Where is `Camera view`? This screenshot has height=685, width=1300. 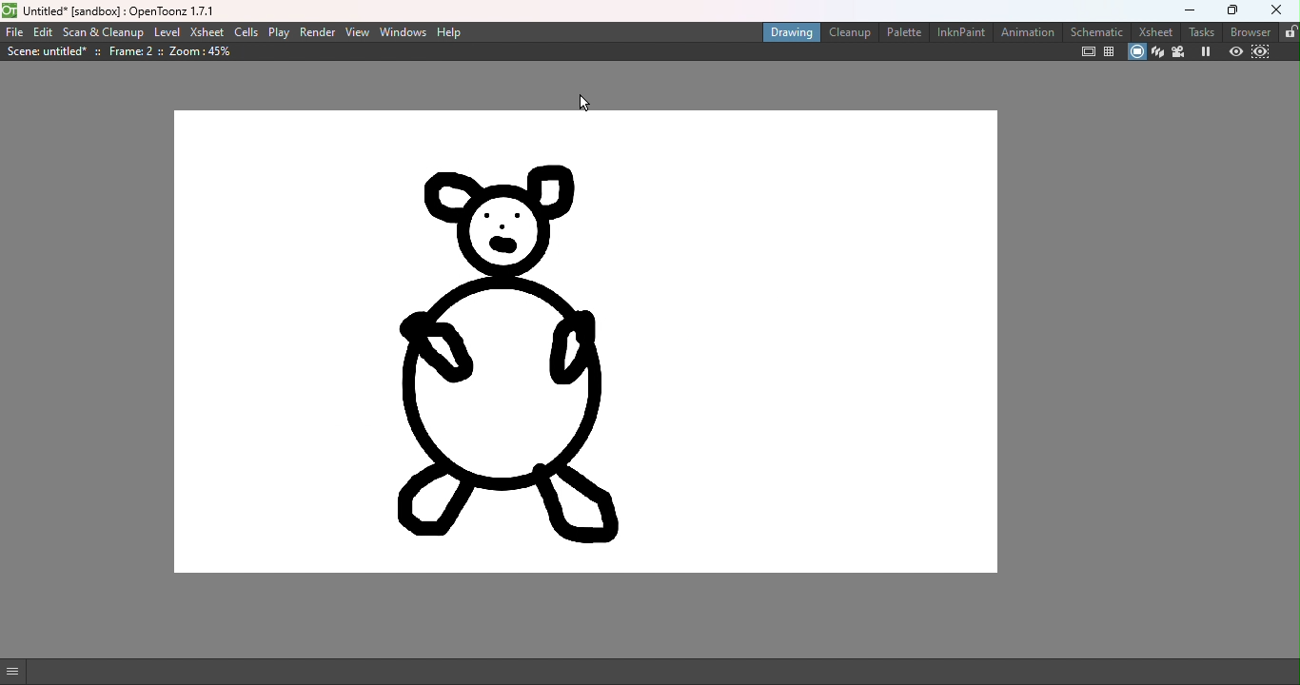 Camera view is located at coordinates (1180, 50).